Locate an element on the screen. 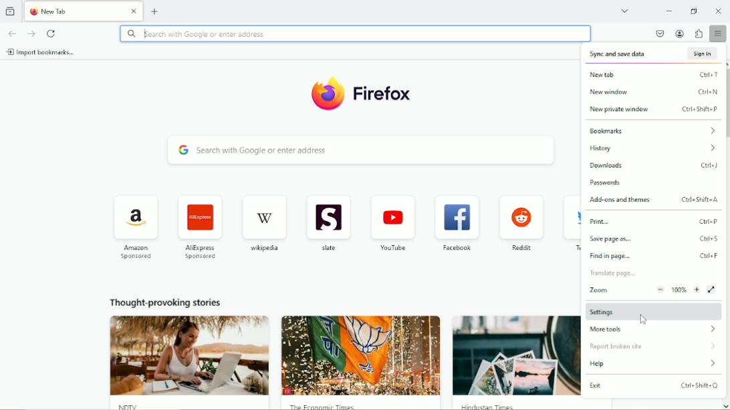 The width and height of the screenshot is (730, 410). exit is located at coordinates (654, 385).